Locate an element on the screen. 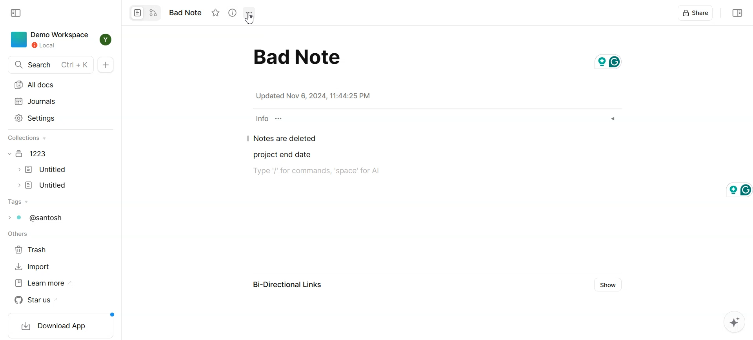  Download App is located at coordinates (58, 326).